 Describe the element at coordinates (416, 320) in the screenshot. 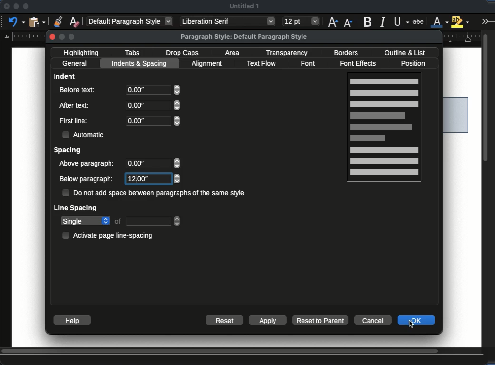

I see `ok` at that location.